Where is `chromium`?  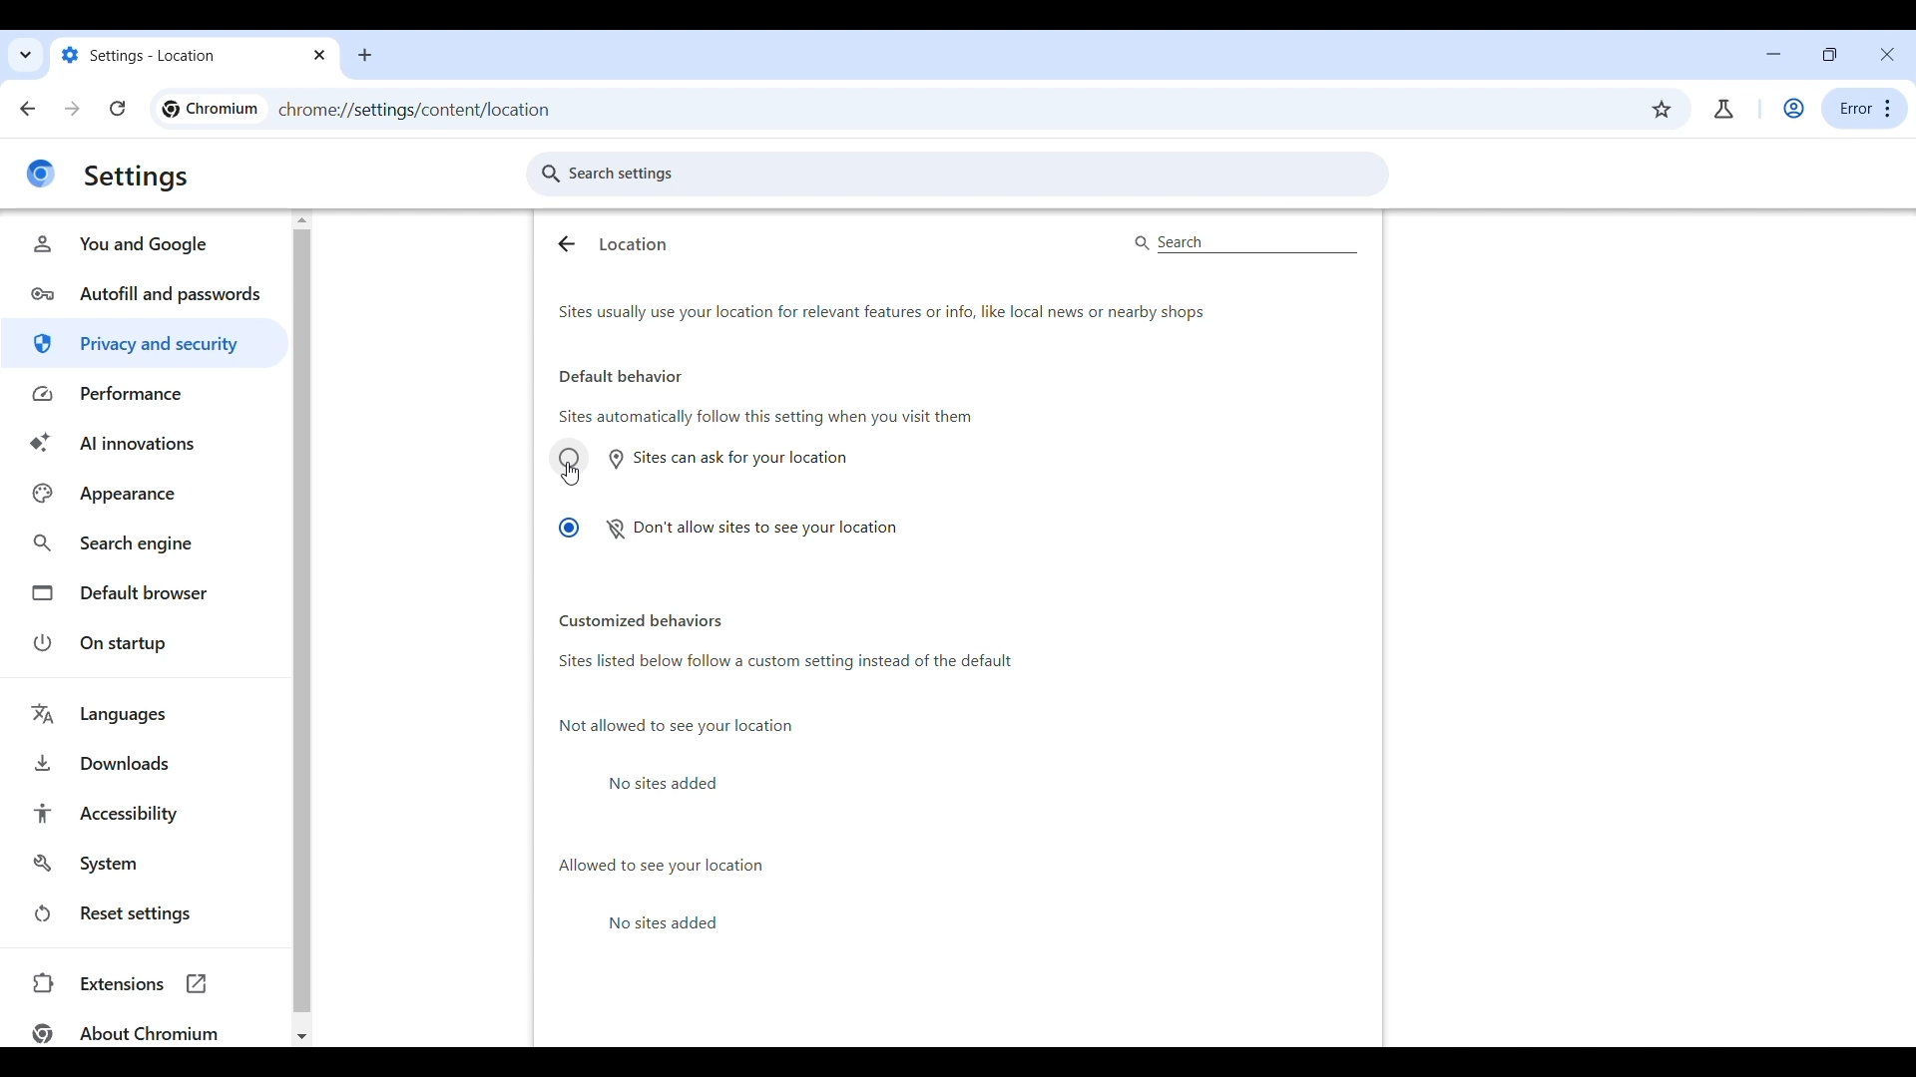
chromium is located at coordinates (209, 110).